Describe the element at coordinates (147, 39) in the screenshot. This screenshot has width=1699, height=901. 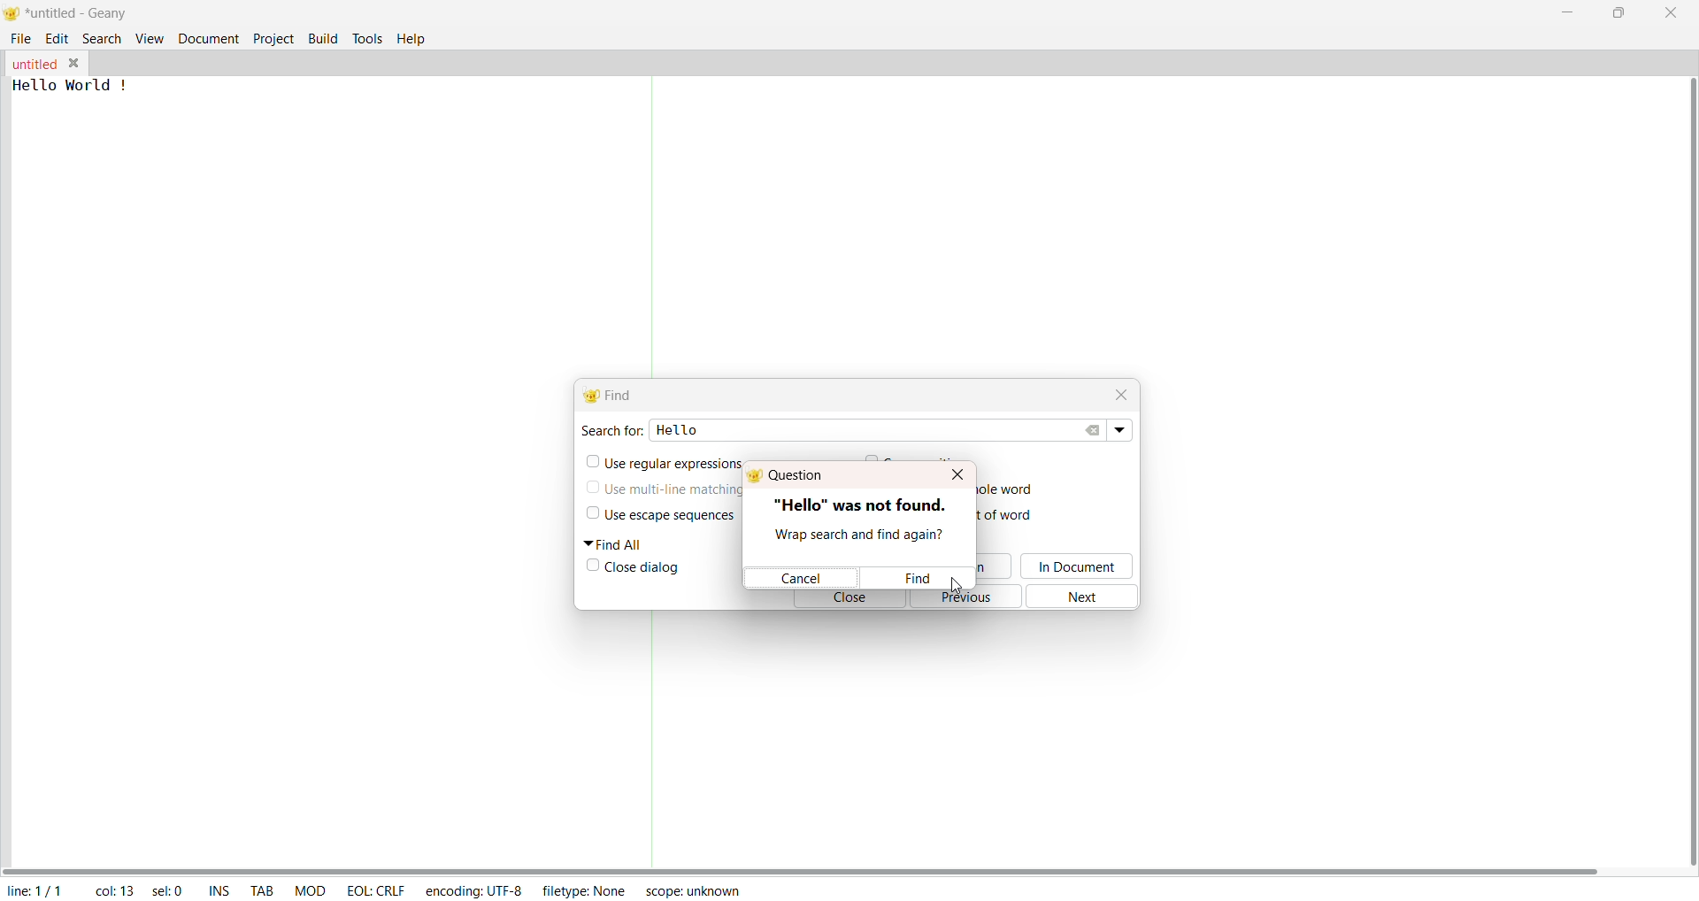
I see `View` at that location.